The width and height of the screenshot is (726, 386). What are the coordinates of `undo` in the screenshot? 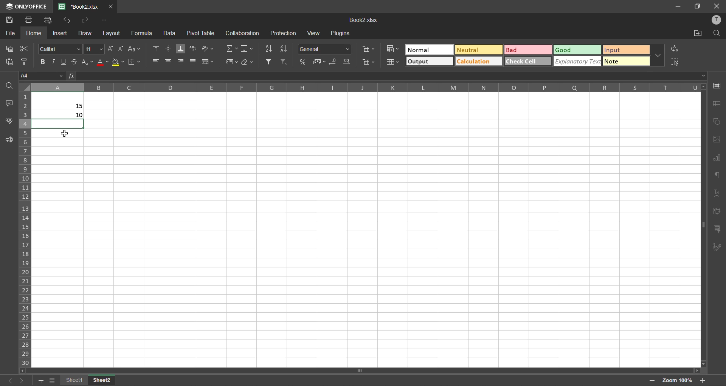 It's located at (69, 20).